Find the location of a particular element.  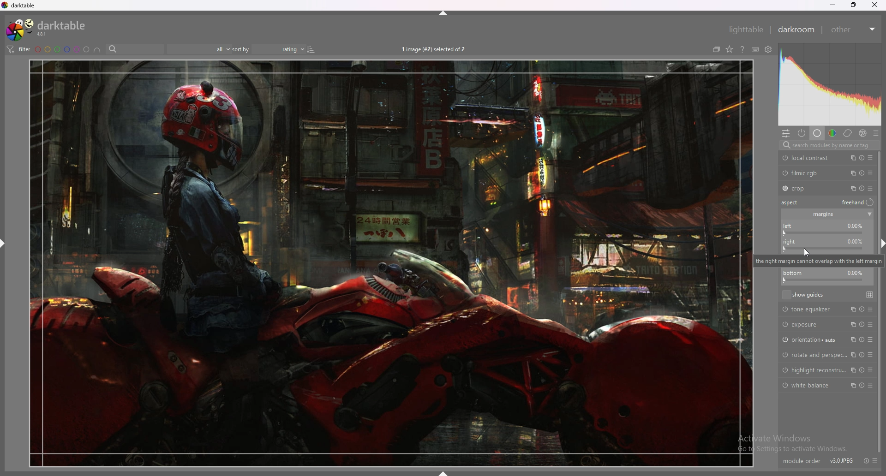

guide is located at coordinates (870, 294).